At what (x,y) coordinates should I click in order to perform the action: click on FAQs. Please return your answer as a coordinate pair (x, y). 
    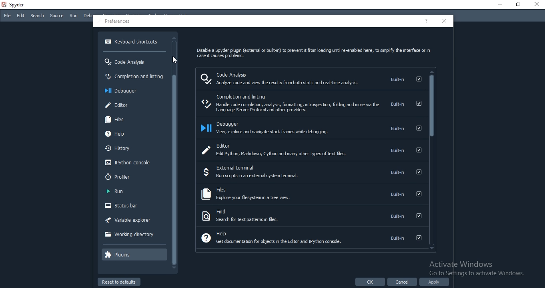
    Looking at the image, I should click on (428, 22).